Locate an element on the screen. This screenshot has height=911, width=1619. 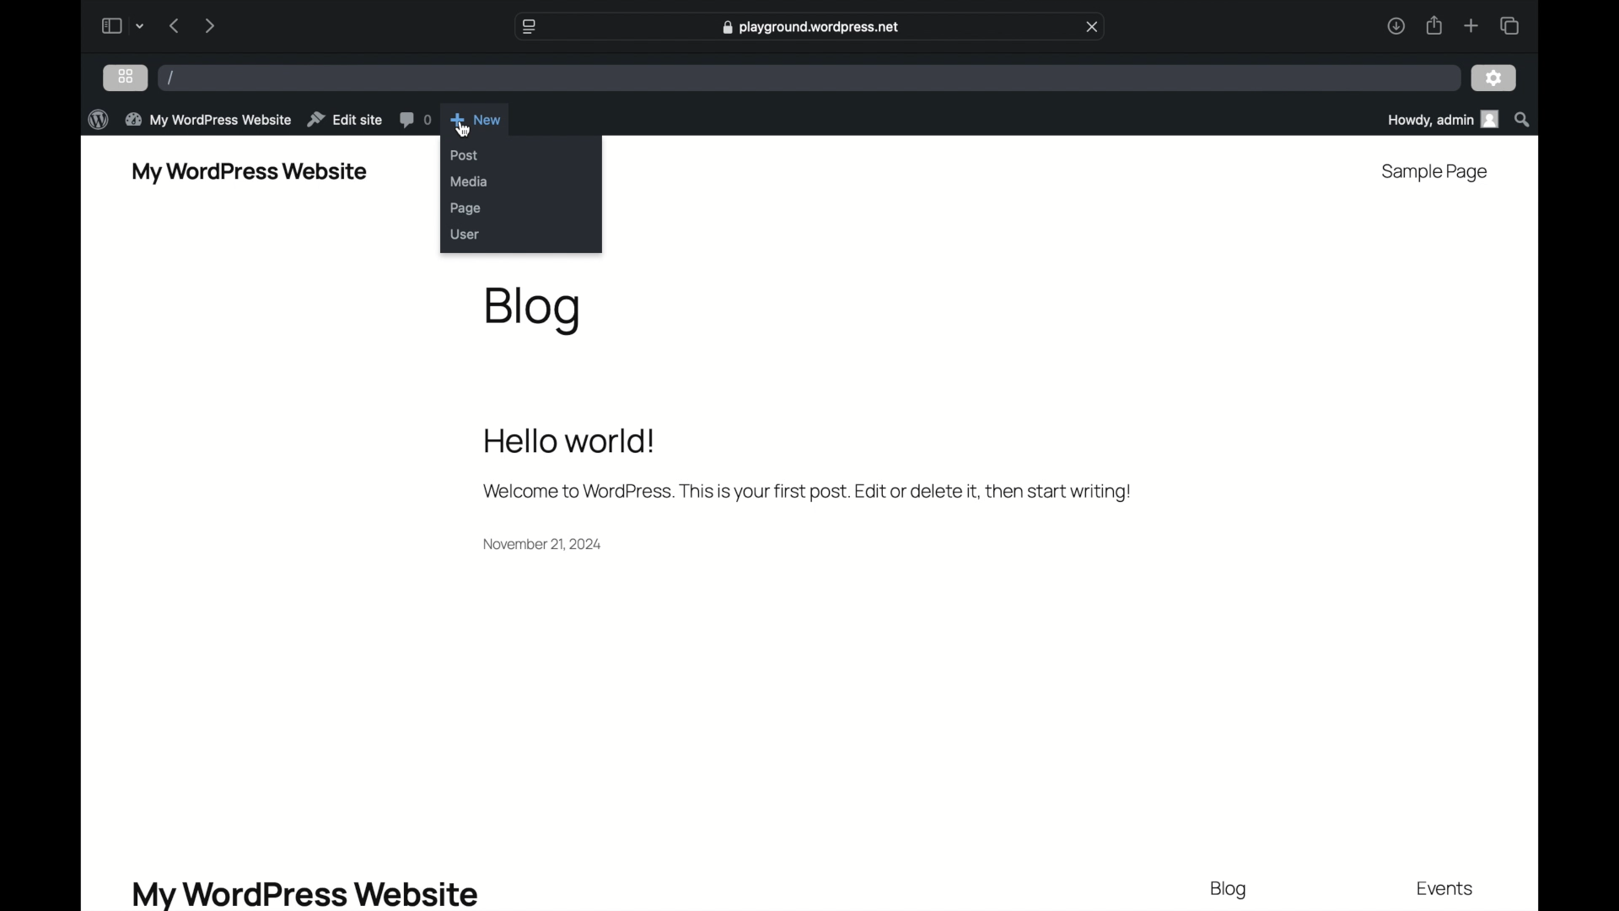
my wordpress website is located at coordinates (208, 119).